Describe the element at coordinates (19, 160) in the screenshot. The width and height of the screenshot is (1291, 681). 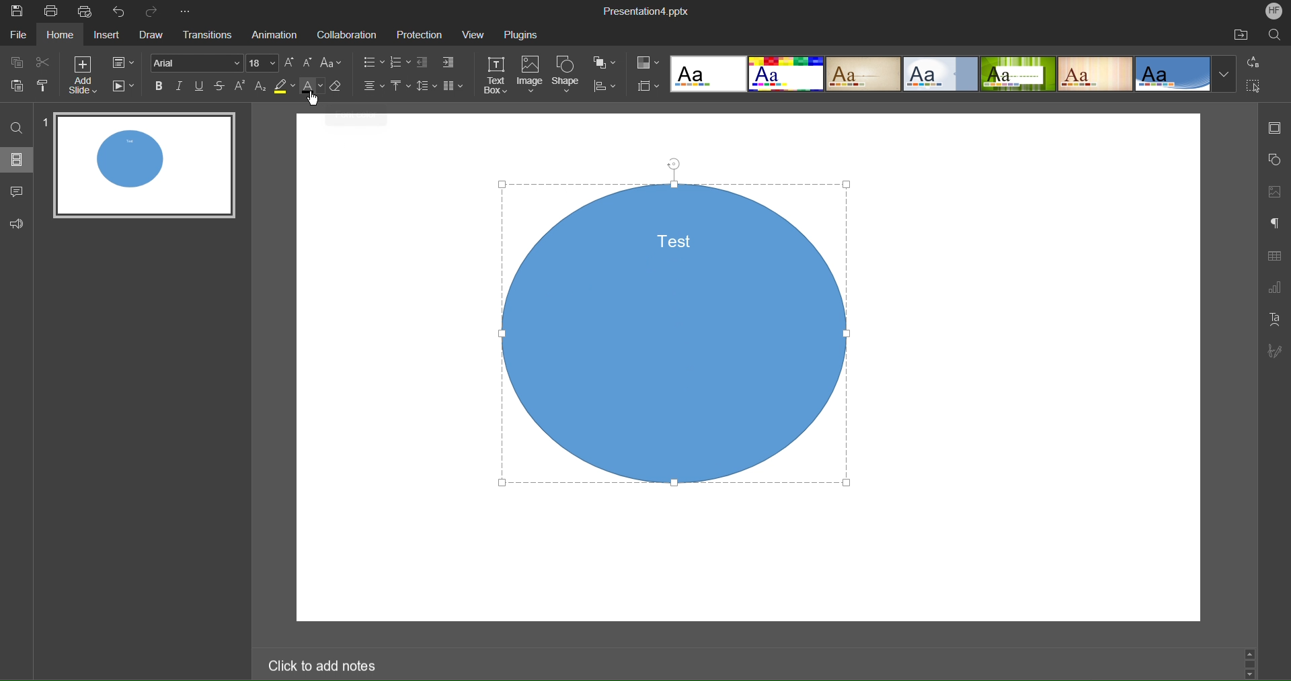
I see `Slides` at that location.